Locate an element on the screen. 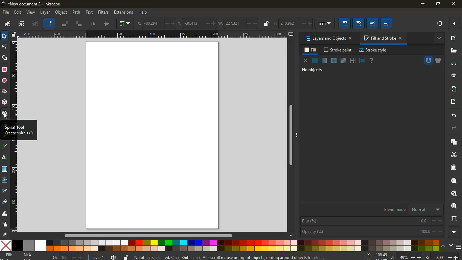   is located at coordinates (293, 136).